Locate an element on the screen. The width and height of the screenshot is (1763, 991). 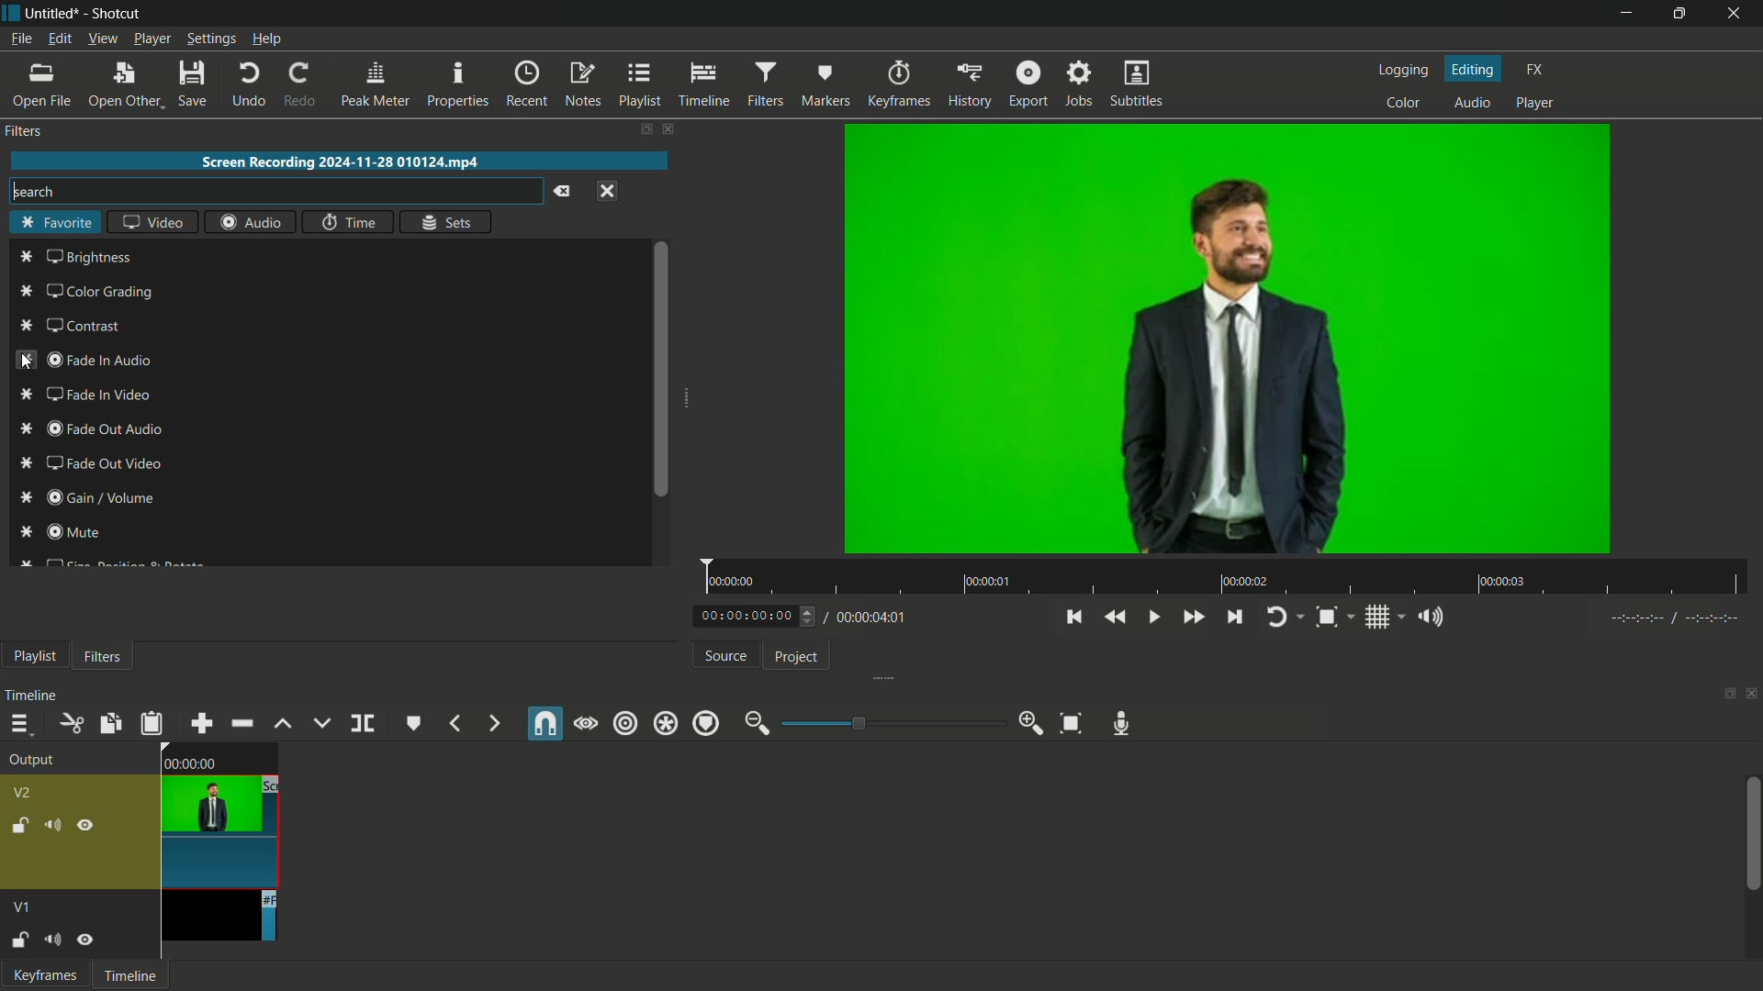
brightness is located at coordinates (78, 257).